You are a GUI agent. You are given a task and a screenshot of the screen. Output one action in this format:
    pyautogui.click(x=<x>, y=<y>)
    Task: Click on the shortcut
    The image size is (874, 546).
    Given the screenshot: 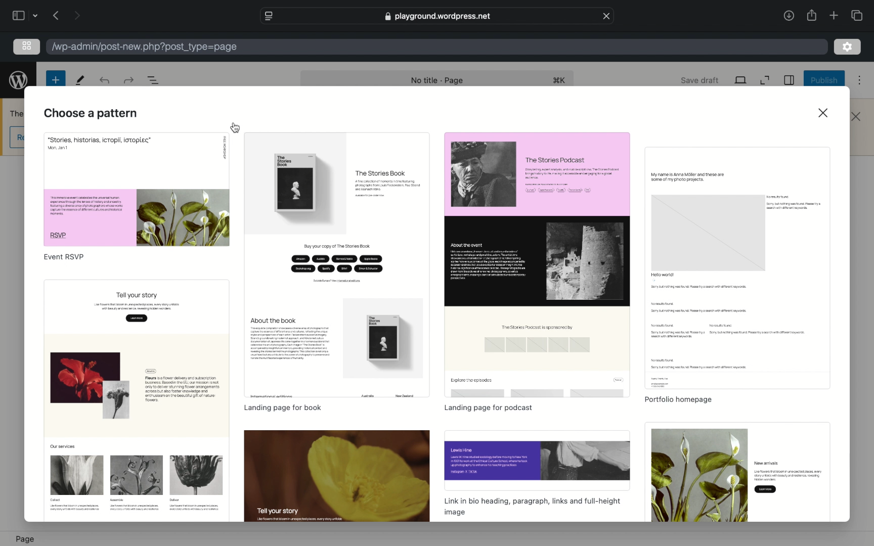 What is the action you would take?
    pyautogui.click(x=558, y=80)
    